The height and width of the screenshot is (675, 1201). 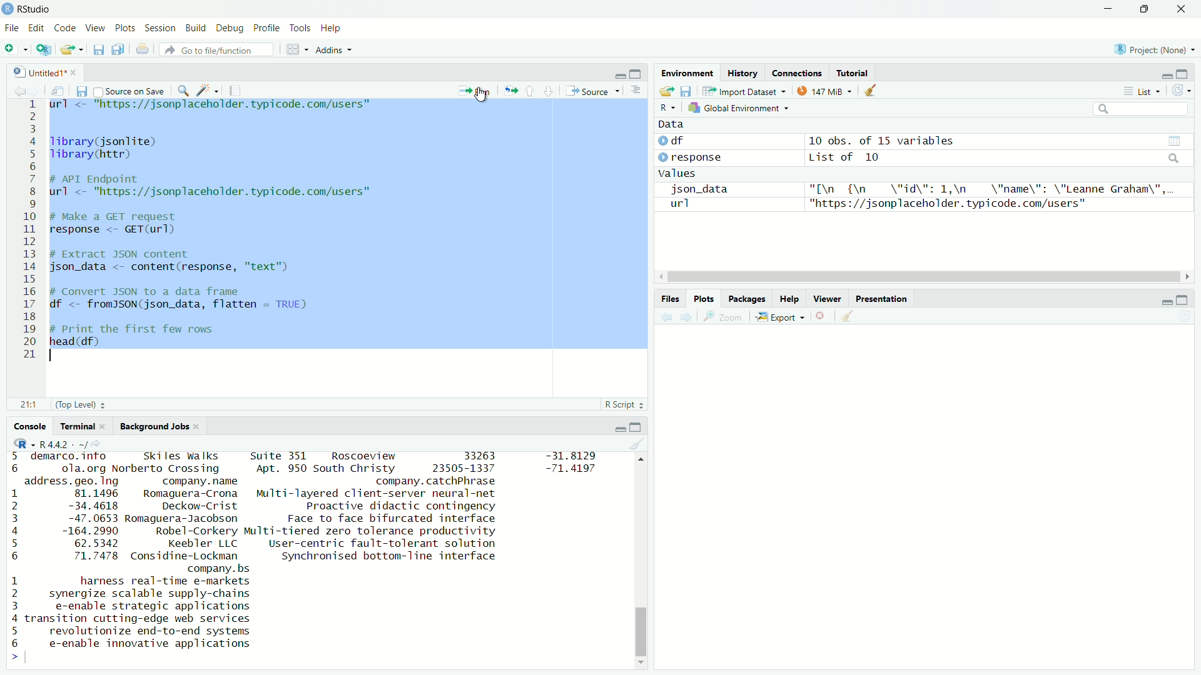 I want to click on Tutorial, so click(x=853, y=72).